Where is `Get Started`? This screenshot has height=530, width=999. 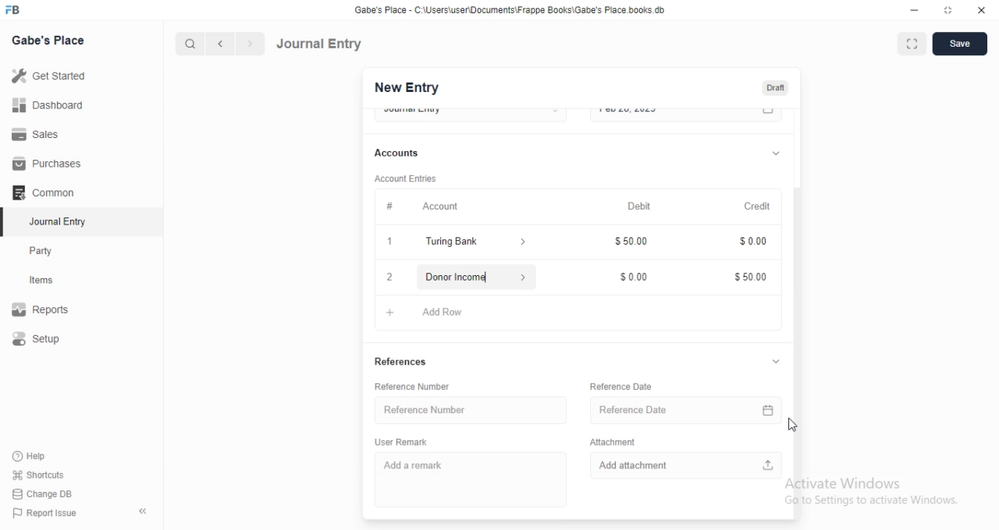 Get Started is located at coordinates (52, 76).